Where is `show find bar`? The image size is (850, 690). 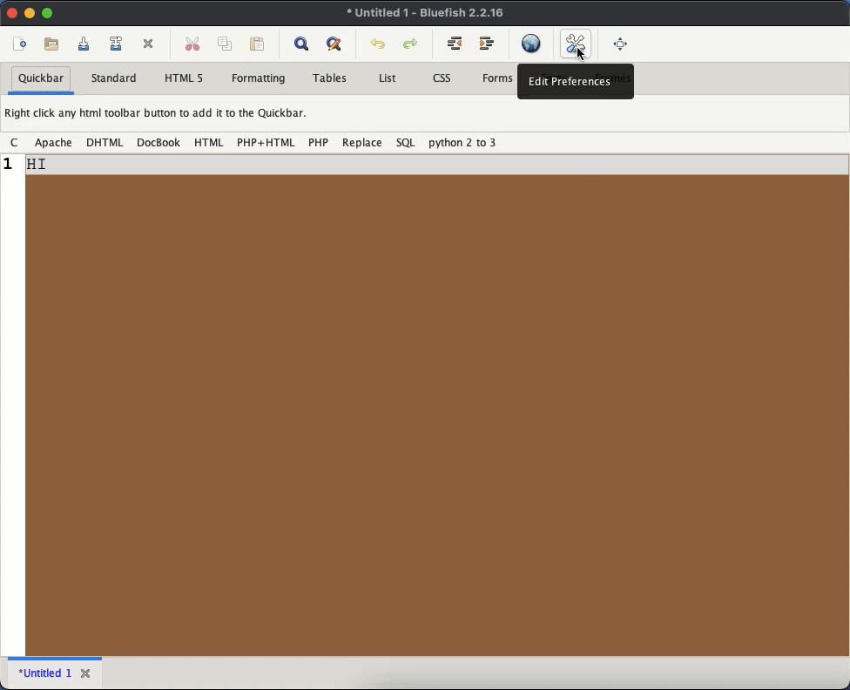 show find bar is located at coordinates (303, 44).